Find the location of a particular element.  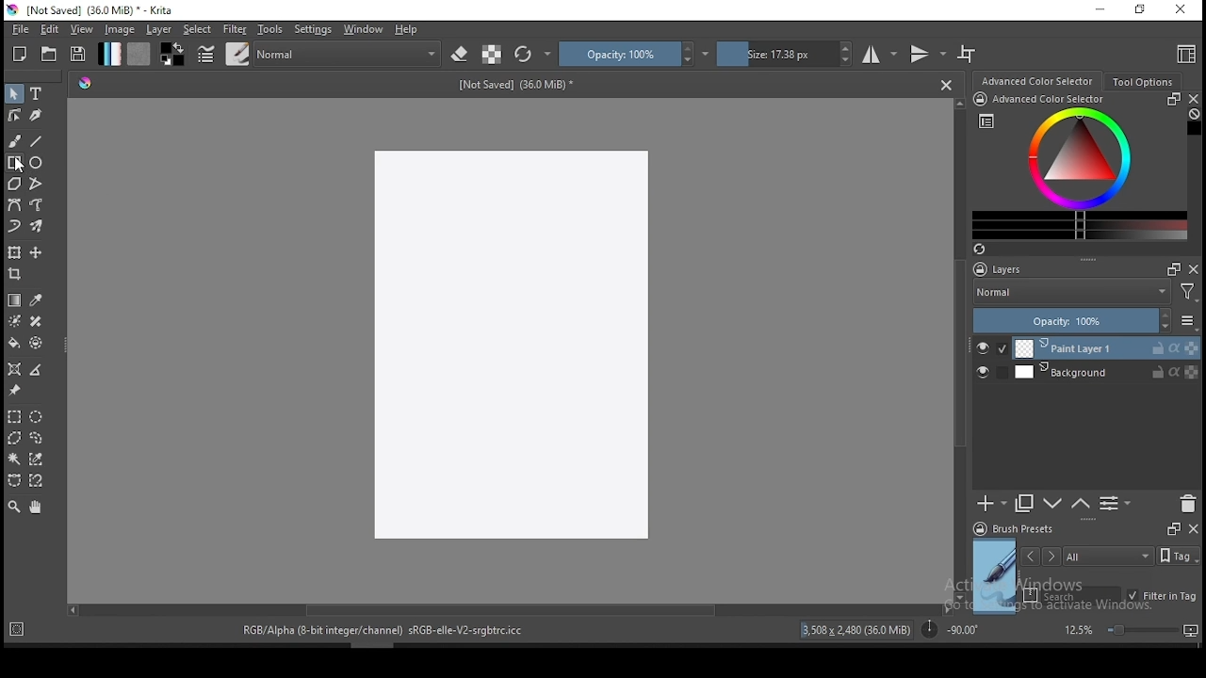

move layer one step down is located at coordinates (1081, 504).